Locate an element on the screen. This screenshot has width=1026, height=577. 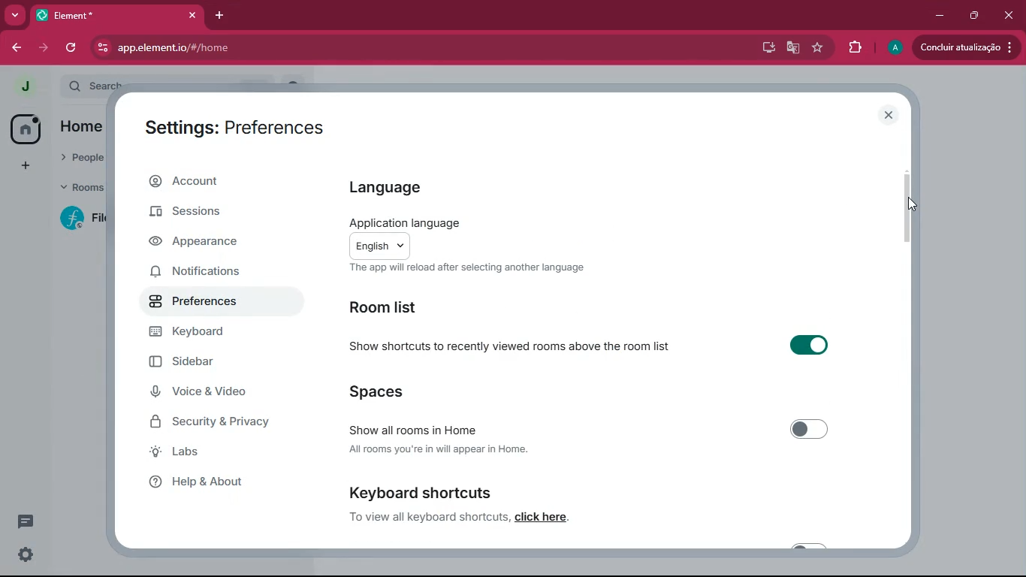
settings is located at coordinates (27, 554).